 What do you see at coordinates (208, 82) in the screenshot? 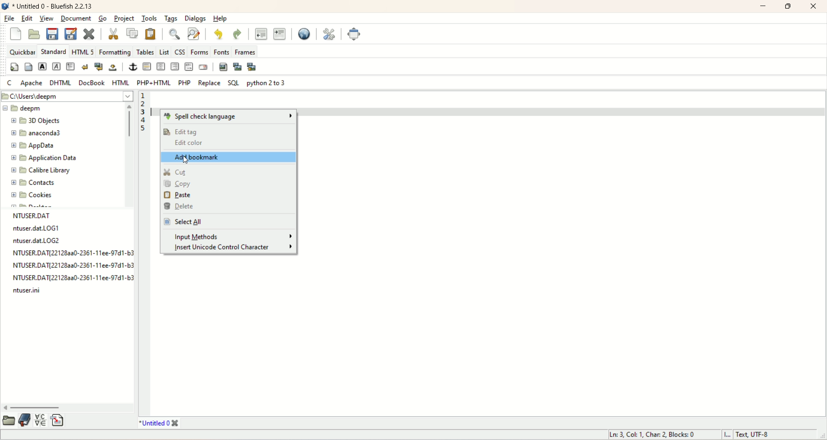
I see `REPLACE` at bounding box center [208, 82].